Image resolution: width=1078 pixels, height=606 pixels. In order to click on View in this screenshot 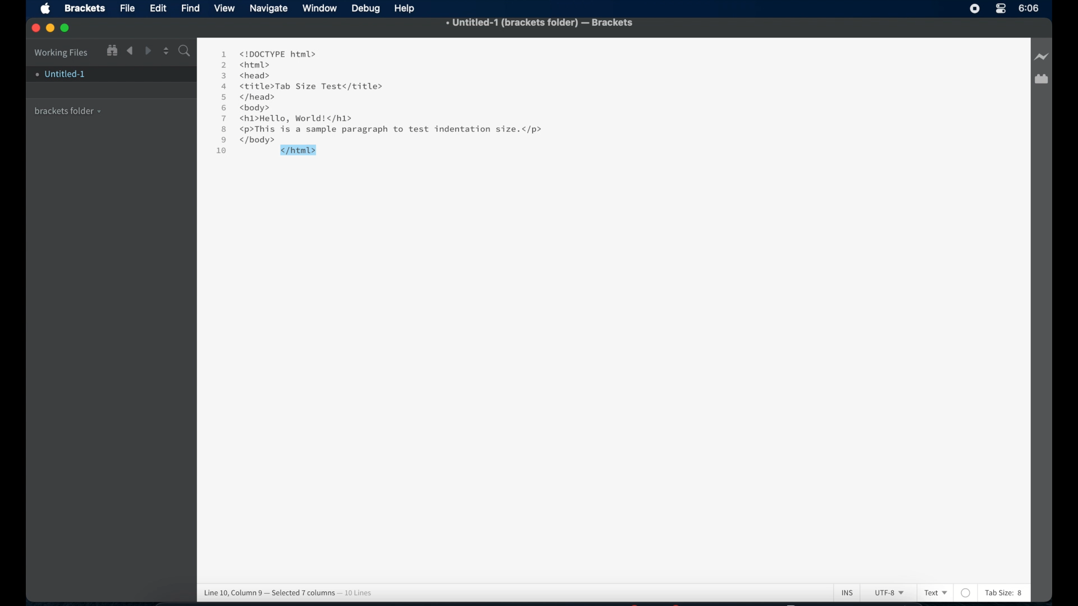, I will do `click(226, 8)`.